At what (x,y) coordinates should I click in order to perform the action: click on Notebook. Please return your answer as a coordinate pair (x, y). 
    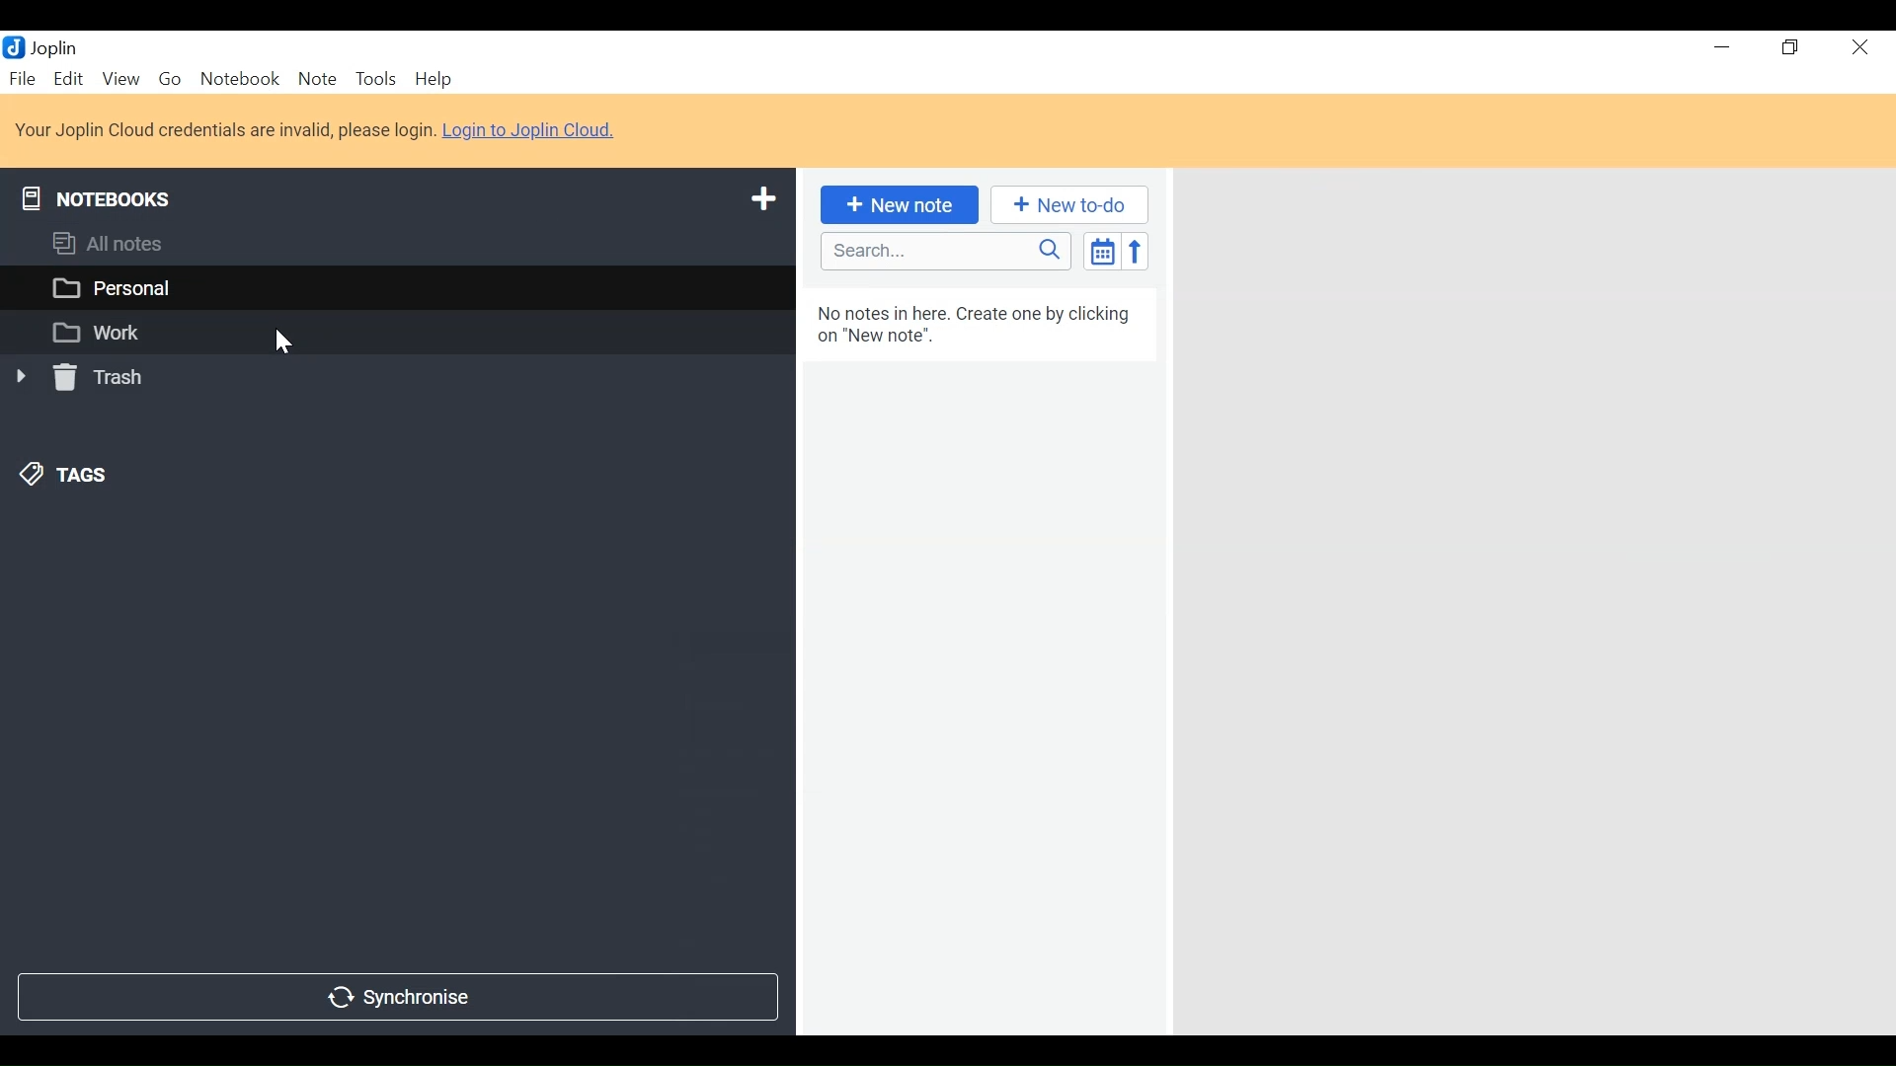
    Looking at the image, I should click on (238, 79).